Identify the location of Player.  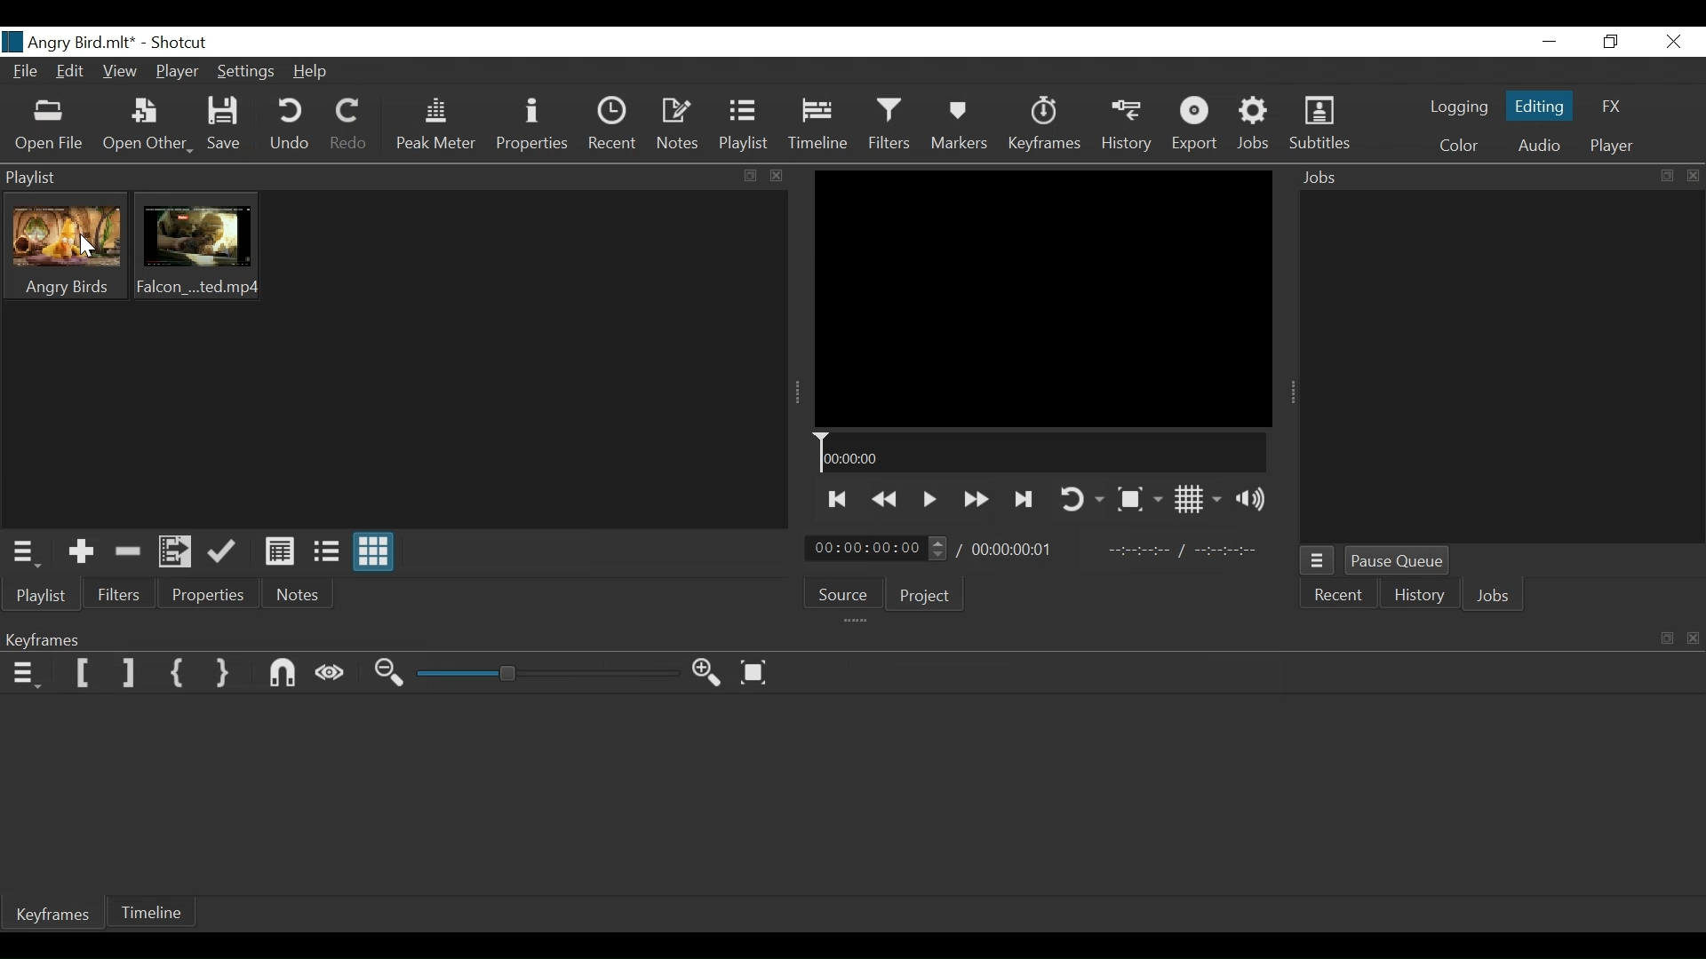
(177, 71).